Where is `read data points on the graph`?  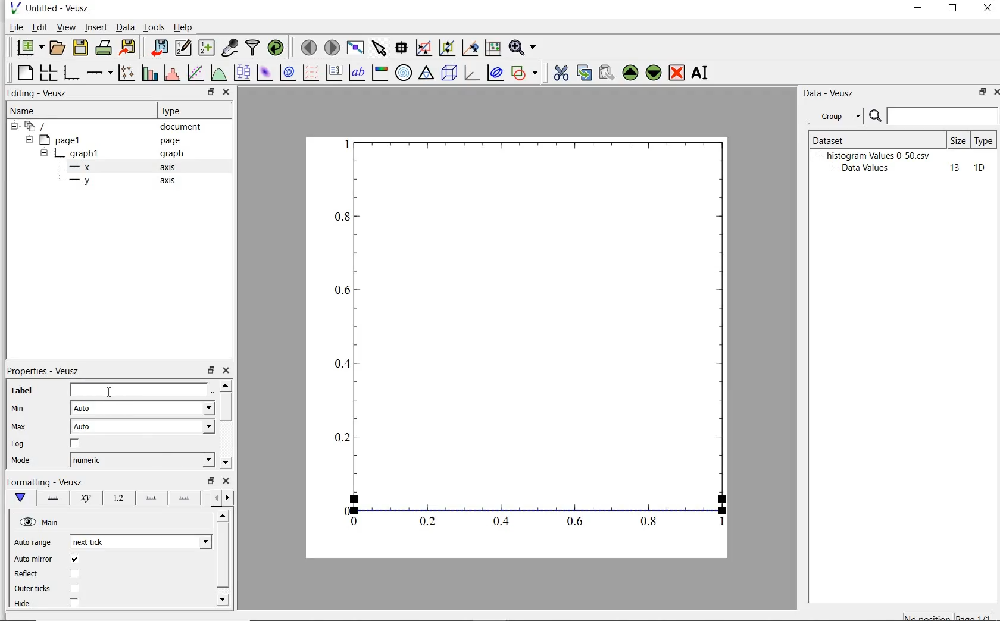
read data points on the graph is located at coordinates (402, 48).